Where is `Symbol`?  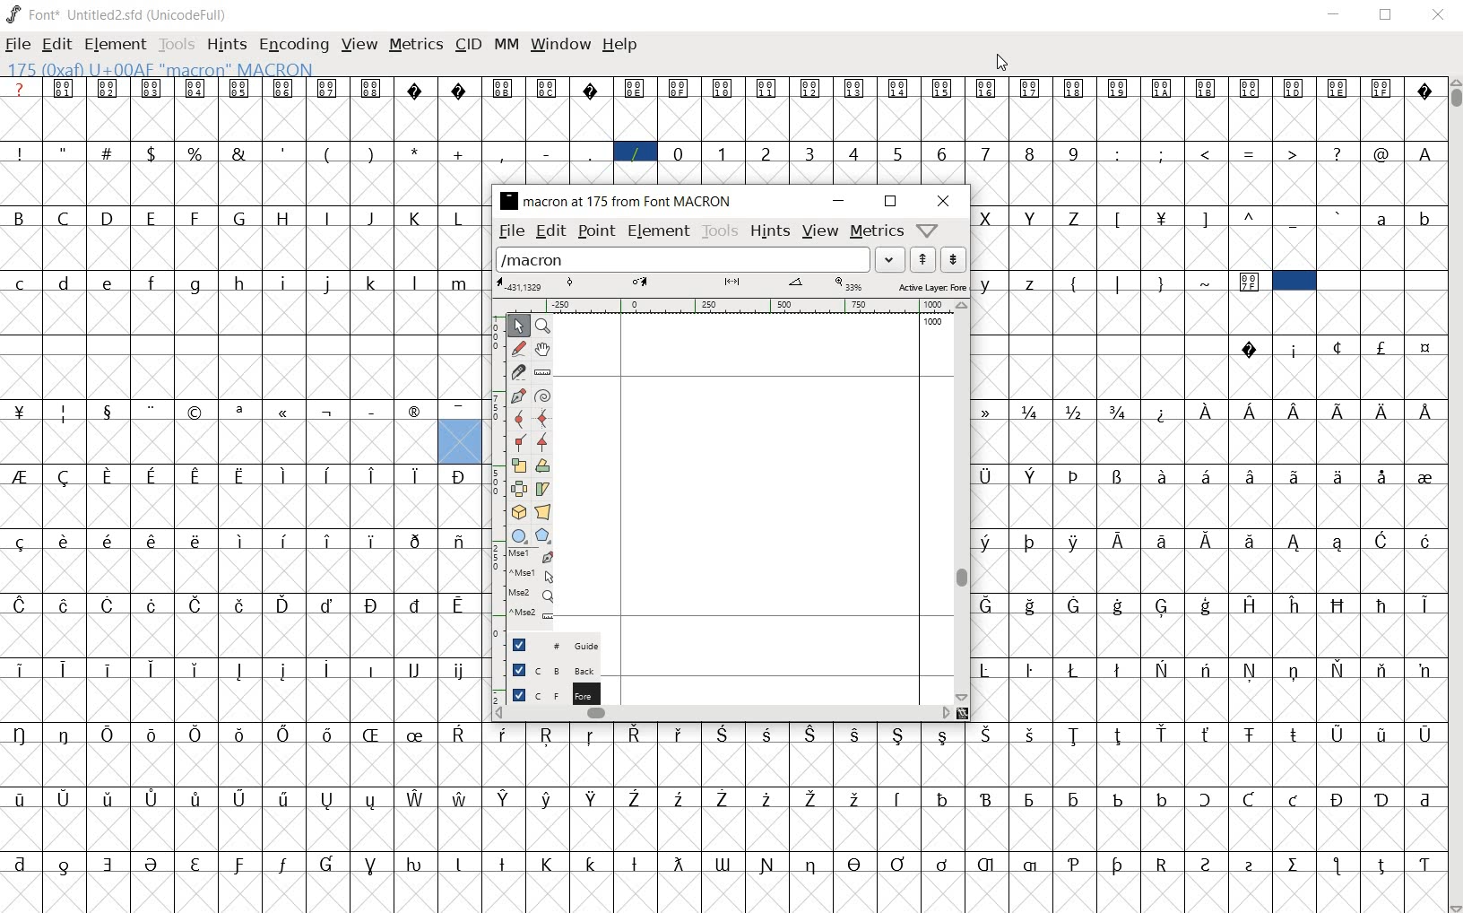
Symbol is located at coordinates (768, 87).